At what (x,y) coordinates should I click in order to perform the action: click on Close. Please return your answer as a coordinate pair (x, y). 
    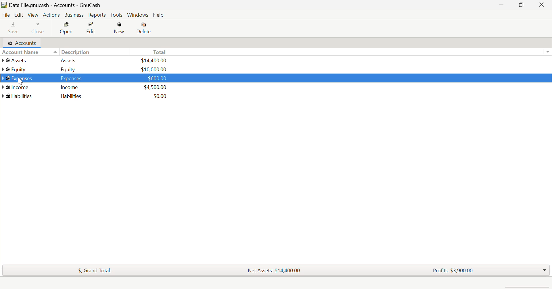
    Looking at the image, I should click on (38, 29).